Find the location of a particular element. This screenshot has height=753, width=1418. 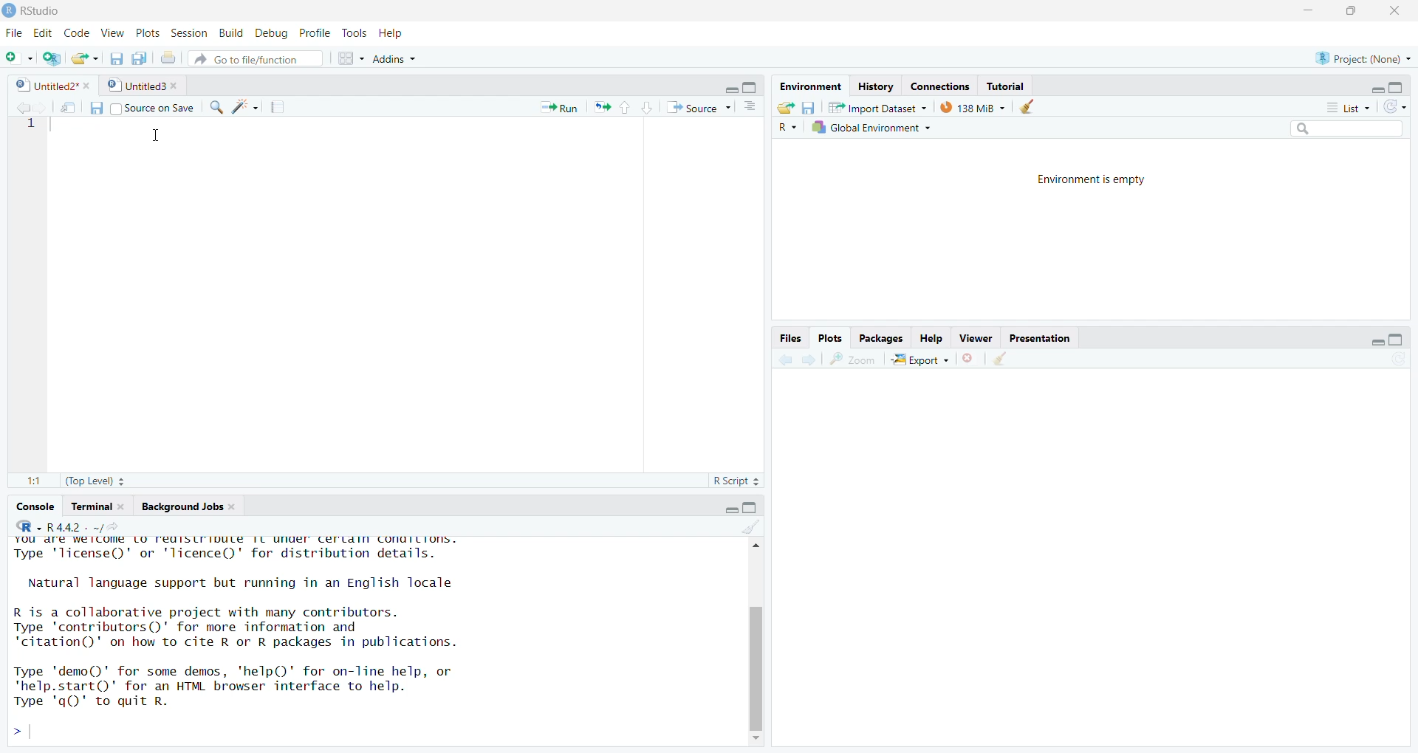

Search is located at coordinates (1332, 128).